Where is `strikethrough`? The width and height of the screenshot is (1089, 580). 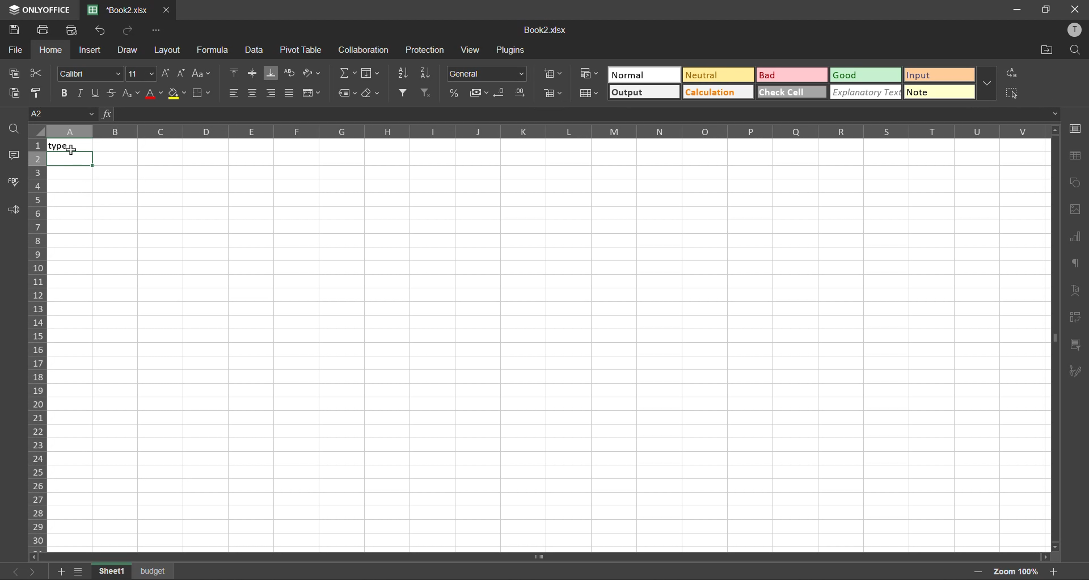
strikethrough is located at coordinates (111, 92).